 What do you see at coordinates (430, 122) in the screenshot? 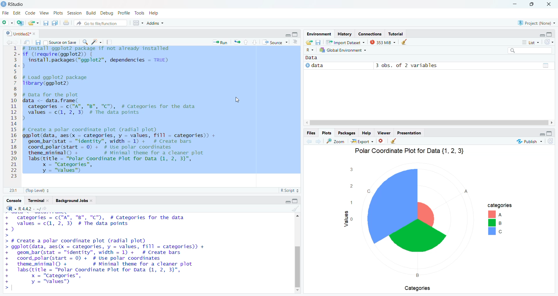
I see `horizontal scroll bar` at bounding box center [430, 122].